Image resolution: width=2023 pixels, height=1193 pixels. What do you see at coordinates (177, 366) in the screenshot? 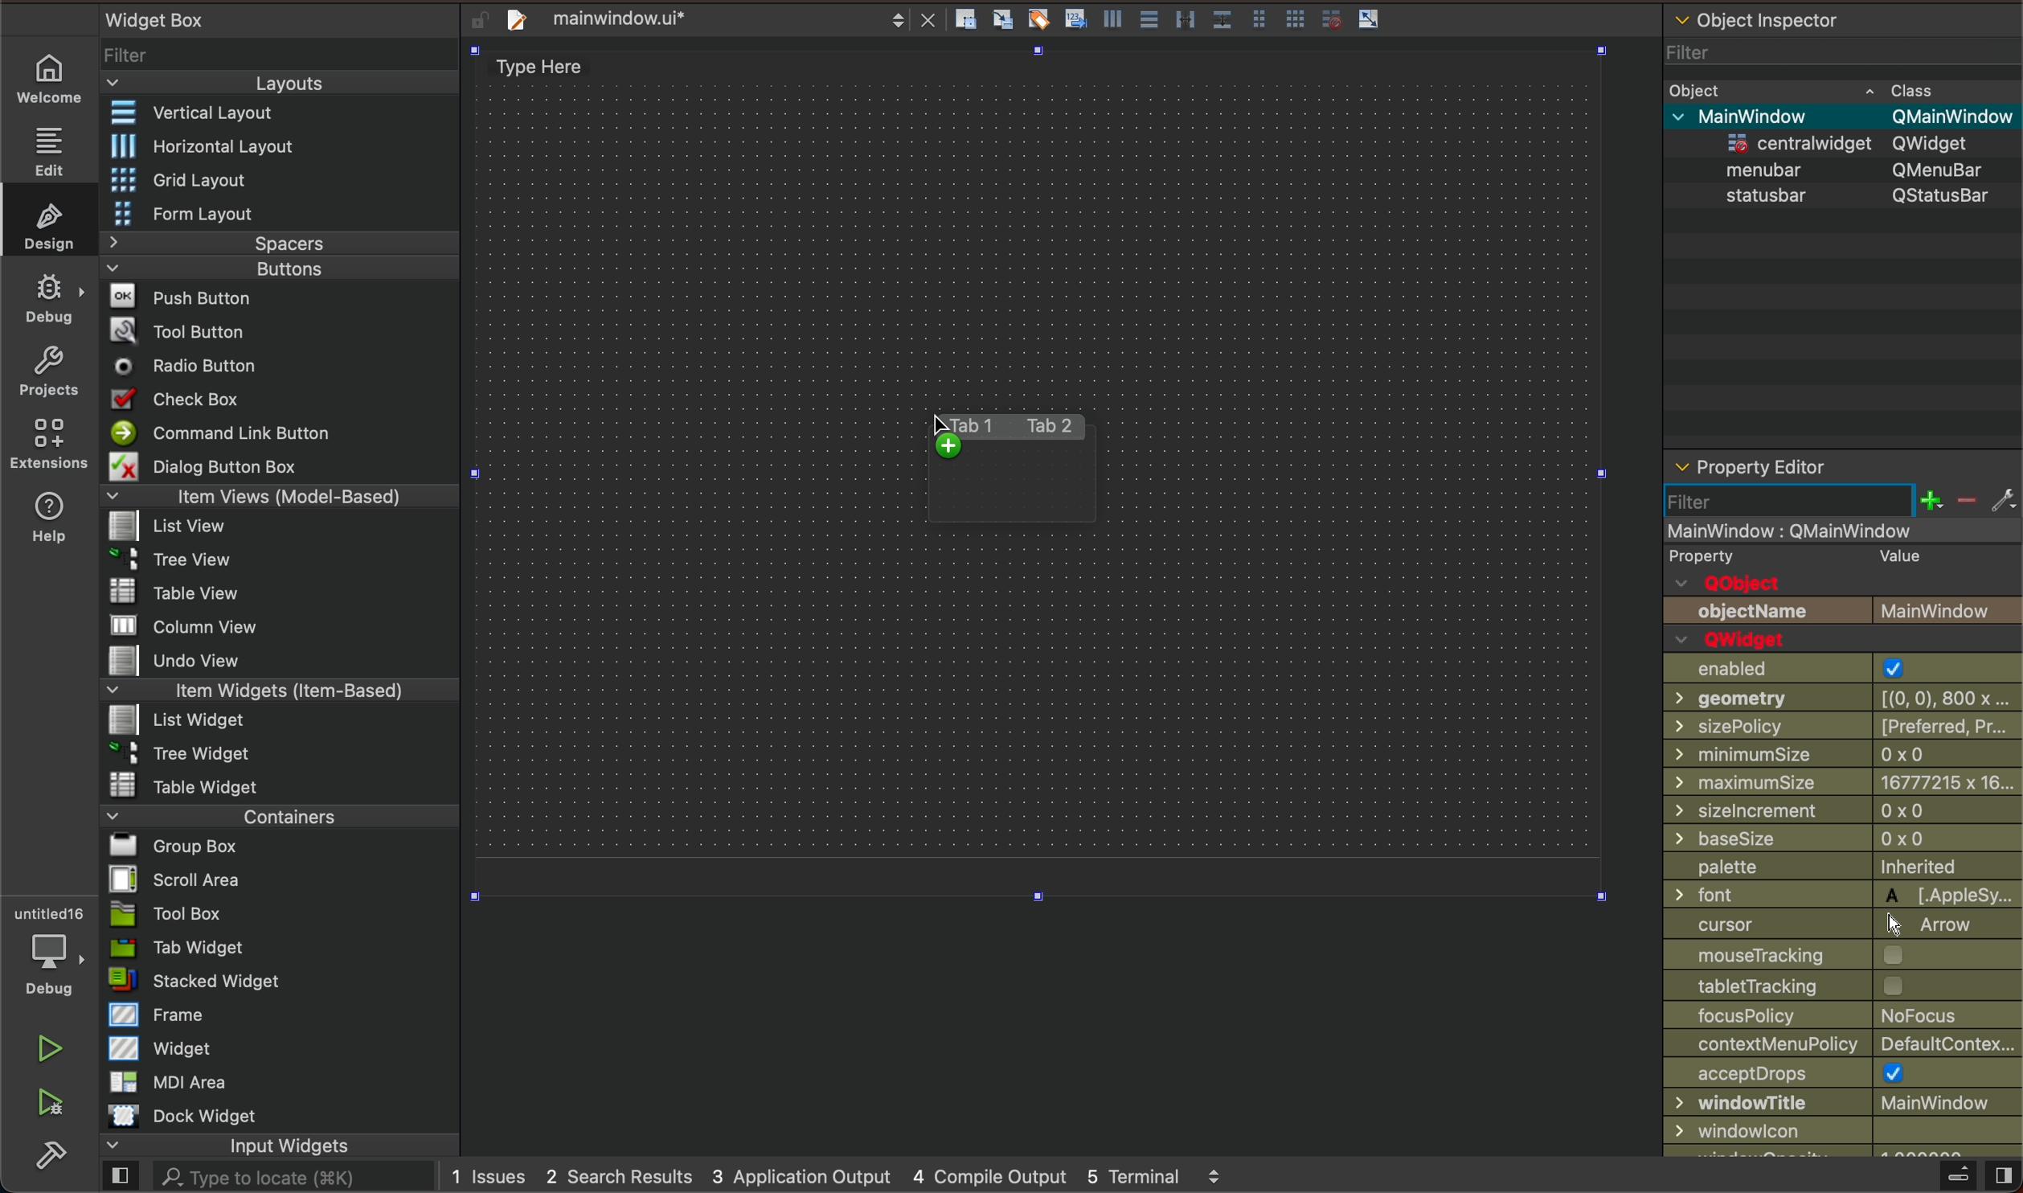
I see ` Radio Button` at bounding box center [177, 366].